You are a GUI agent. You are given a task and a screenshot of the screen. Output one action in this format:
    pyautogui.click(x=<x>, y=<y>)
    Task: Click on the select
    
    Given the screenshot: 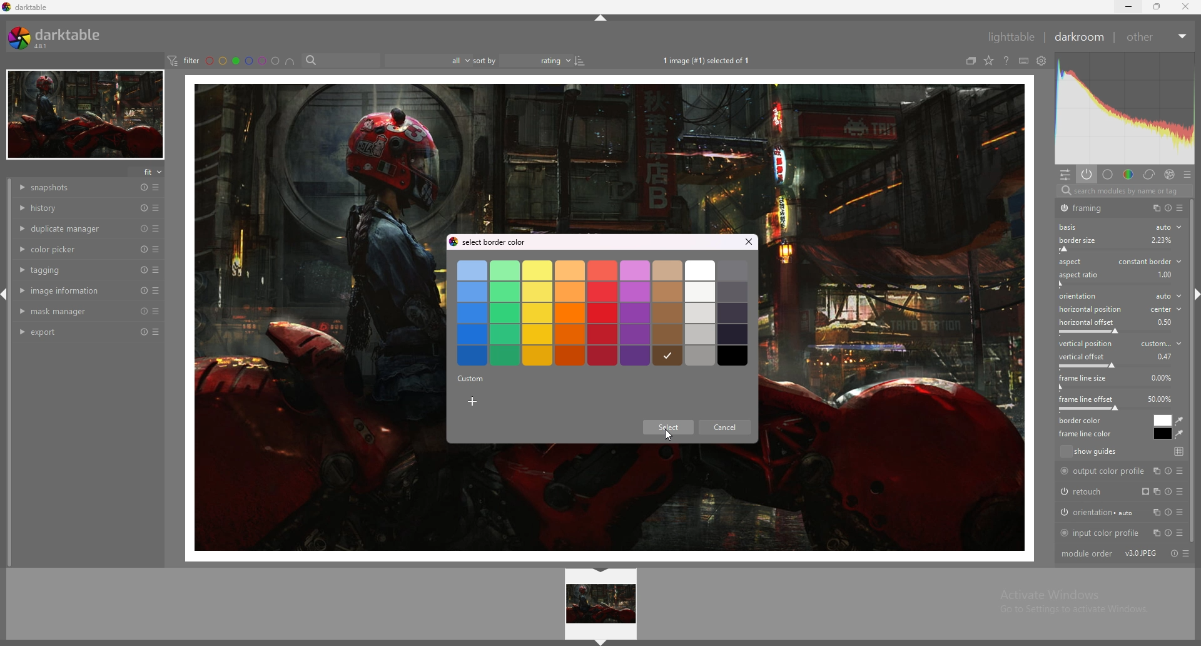 What is the action you would take?
    pyautogui.click(x=669, y=428)
    